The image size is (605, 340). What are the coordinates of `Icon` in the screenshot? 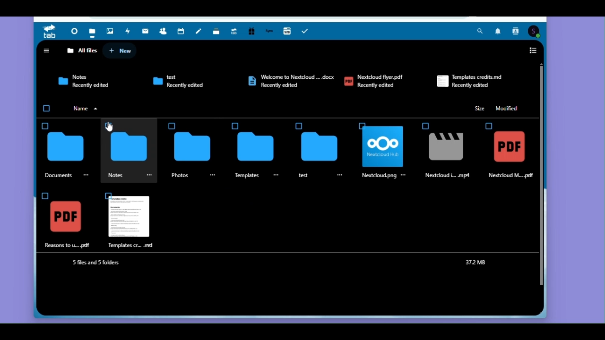 It's located at (156, 80).